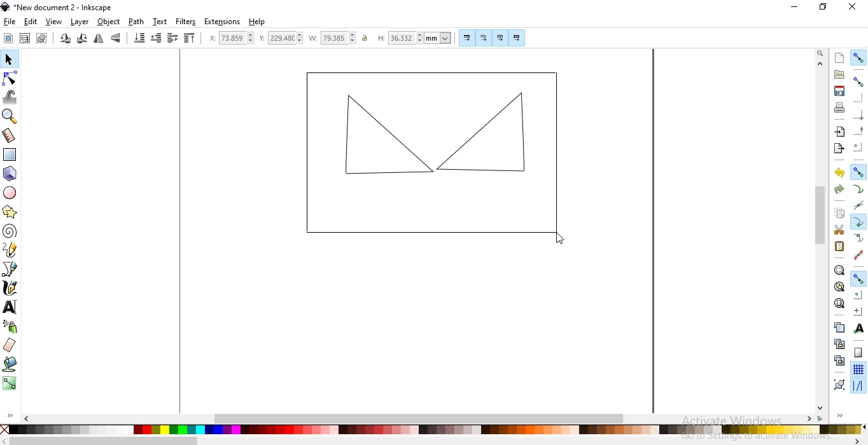  I want to click on zoom to fit page, so click(839, 303).